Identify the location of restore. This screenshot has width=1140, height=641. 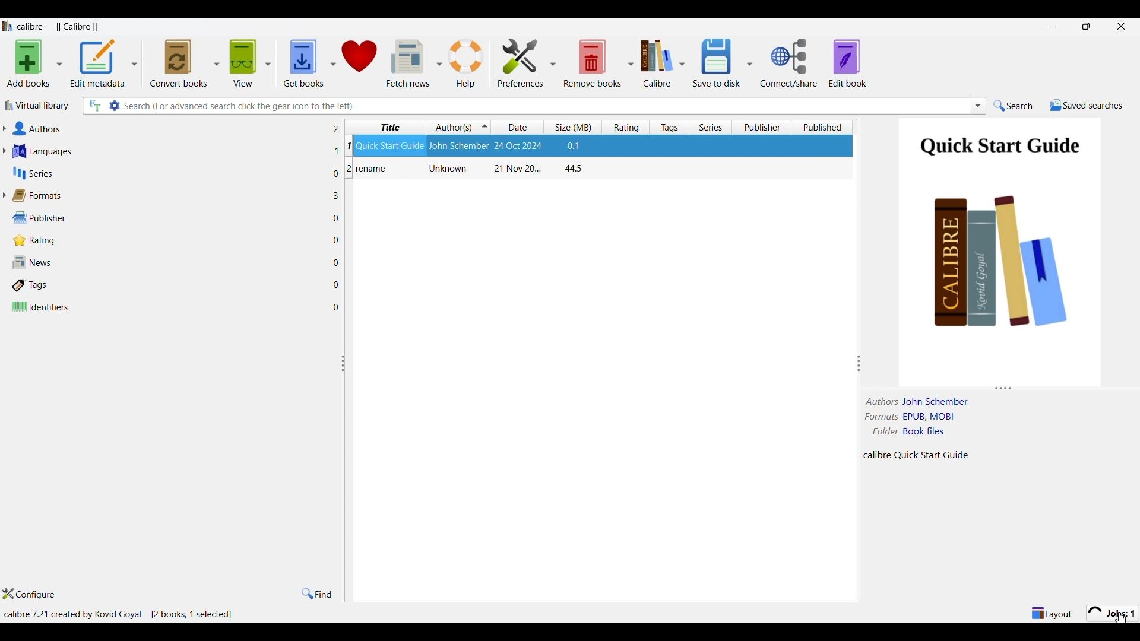
(1087, 26).